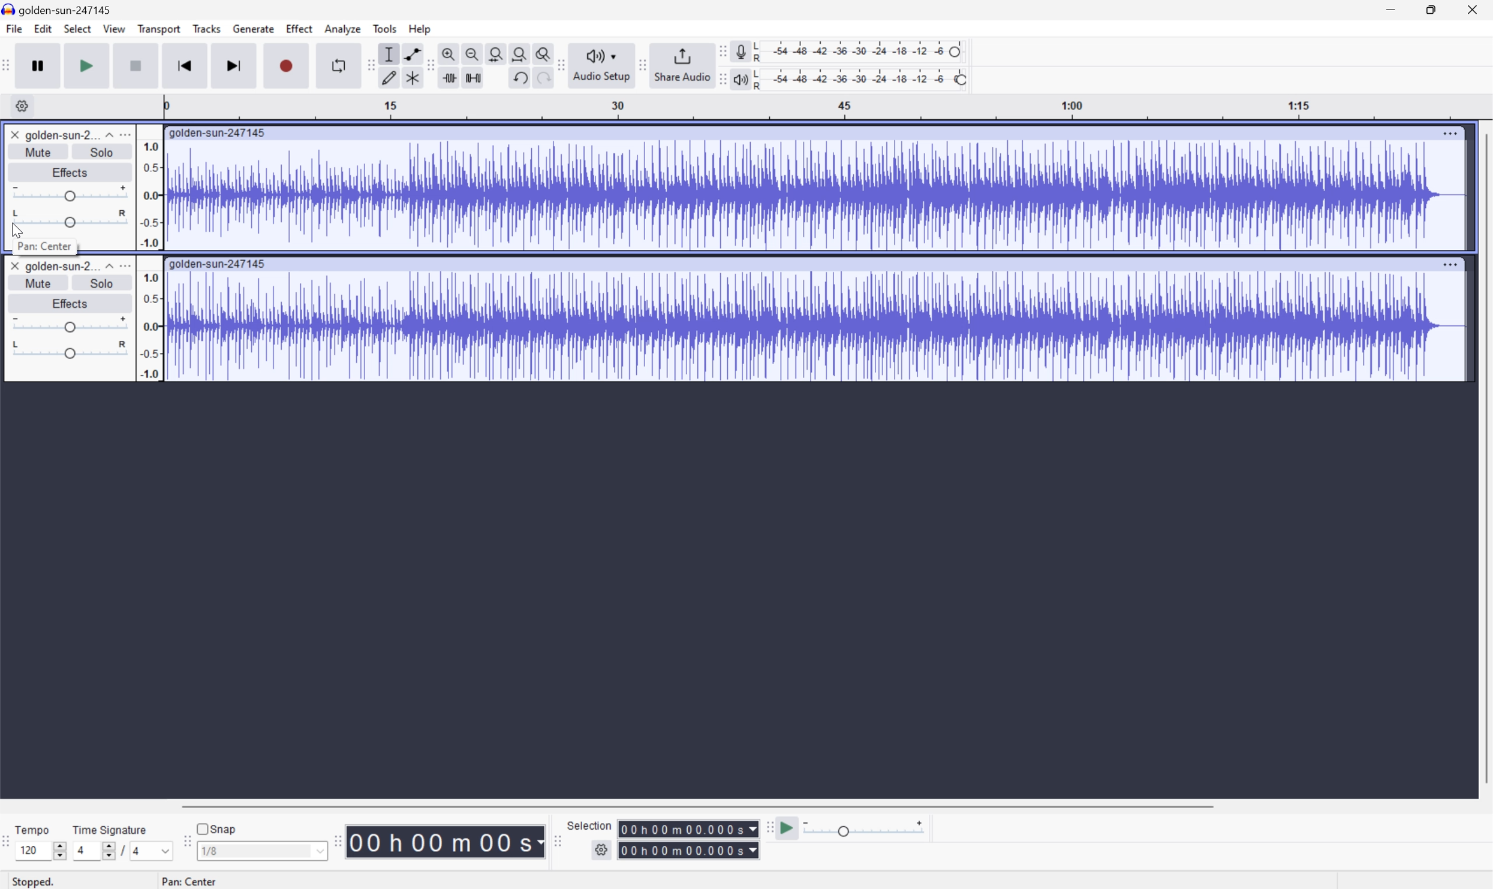  Describe the element at coordinates (150, 262) in the screenshot. I see `Frequencies` at that location.